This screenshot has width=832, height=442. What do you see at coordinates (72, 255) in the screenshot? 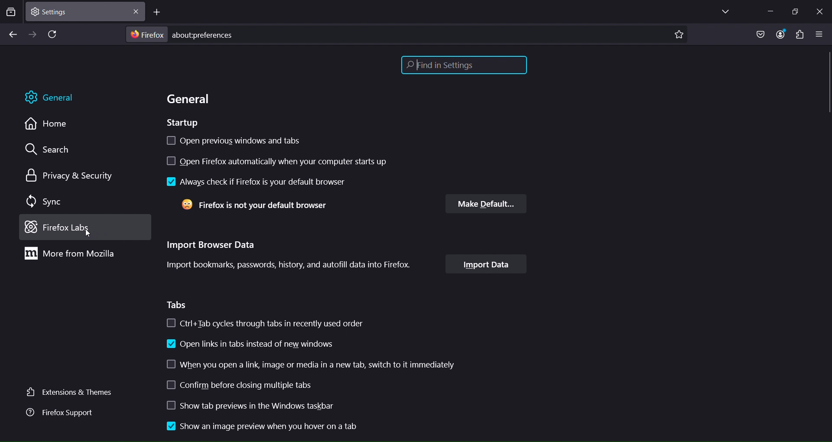
I see `move from mozilla` at bounding box center [72, 255].